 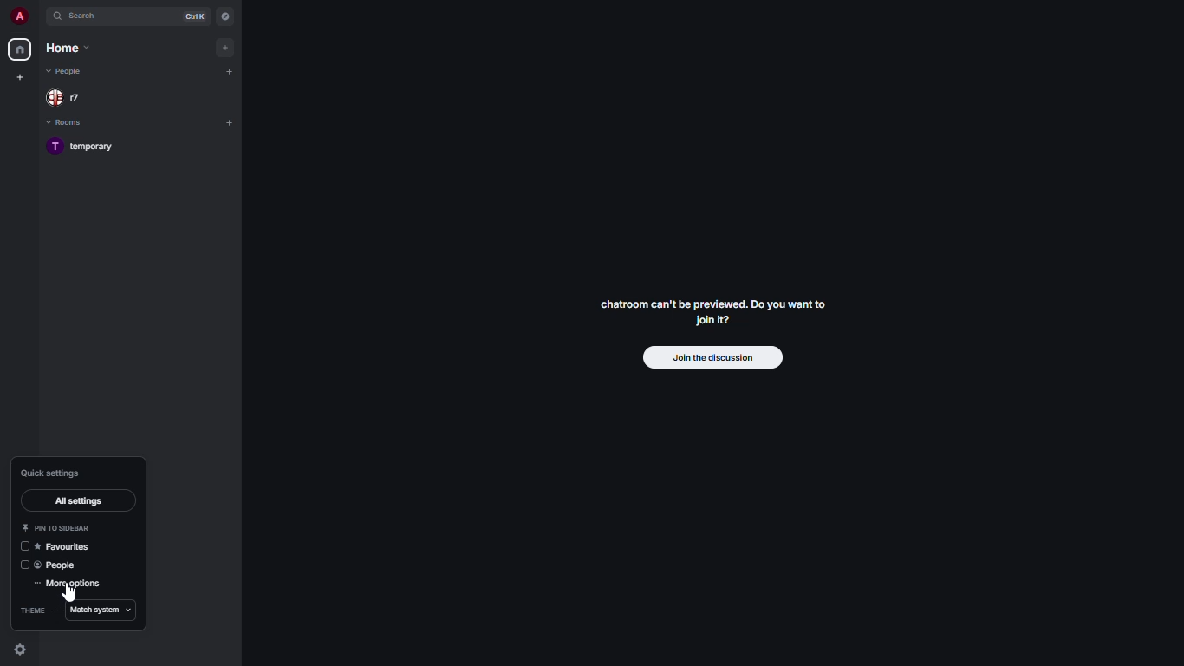 I want to click on add, so click(x=227, y=46).